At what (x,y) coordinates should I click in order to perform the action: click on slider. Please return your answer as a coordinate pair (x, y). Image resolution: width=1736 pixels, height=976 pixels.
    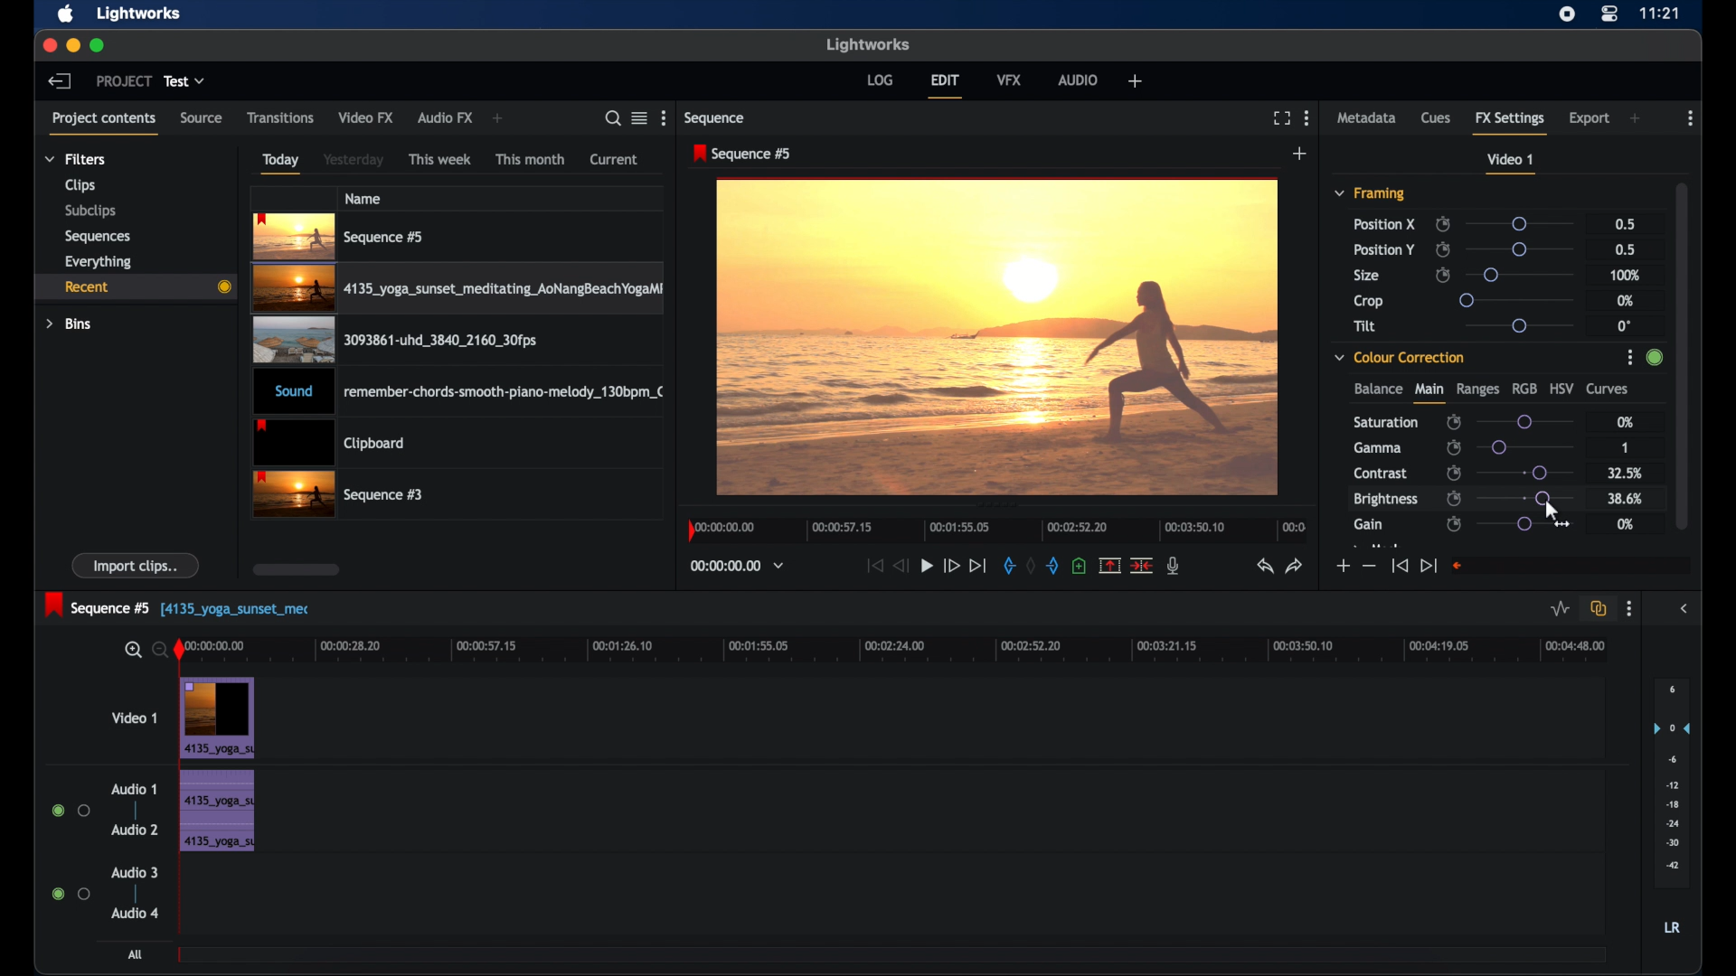
    Looking at the image, I should click on (1521, 249).